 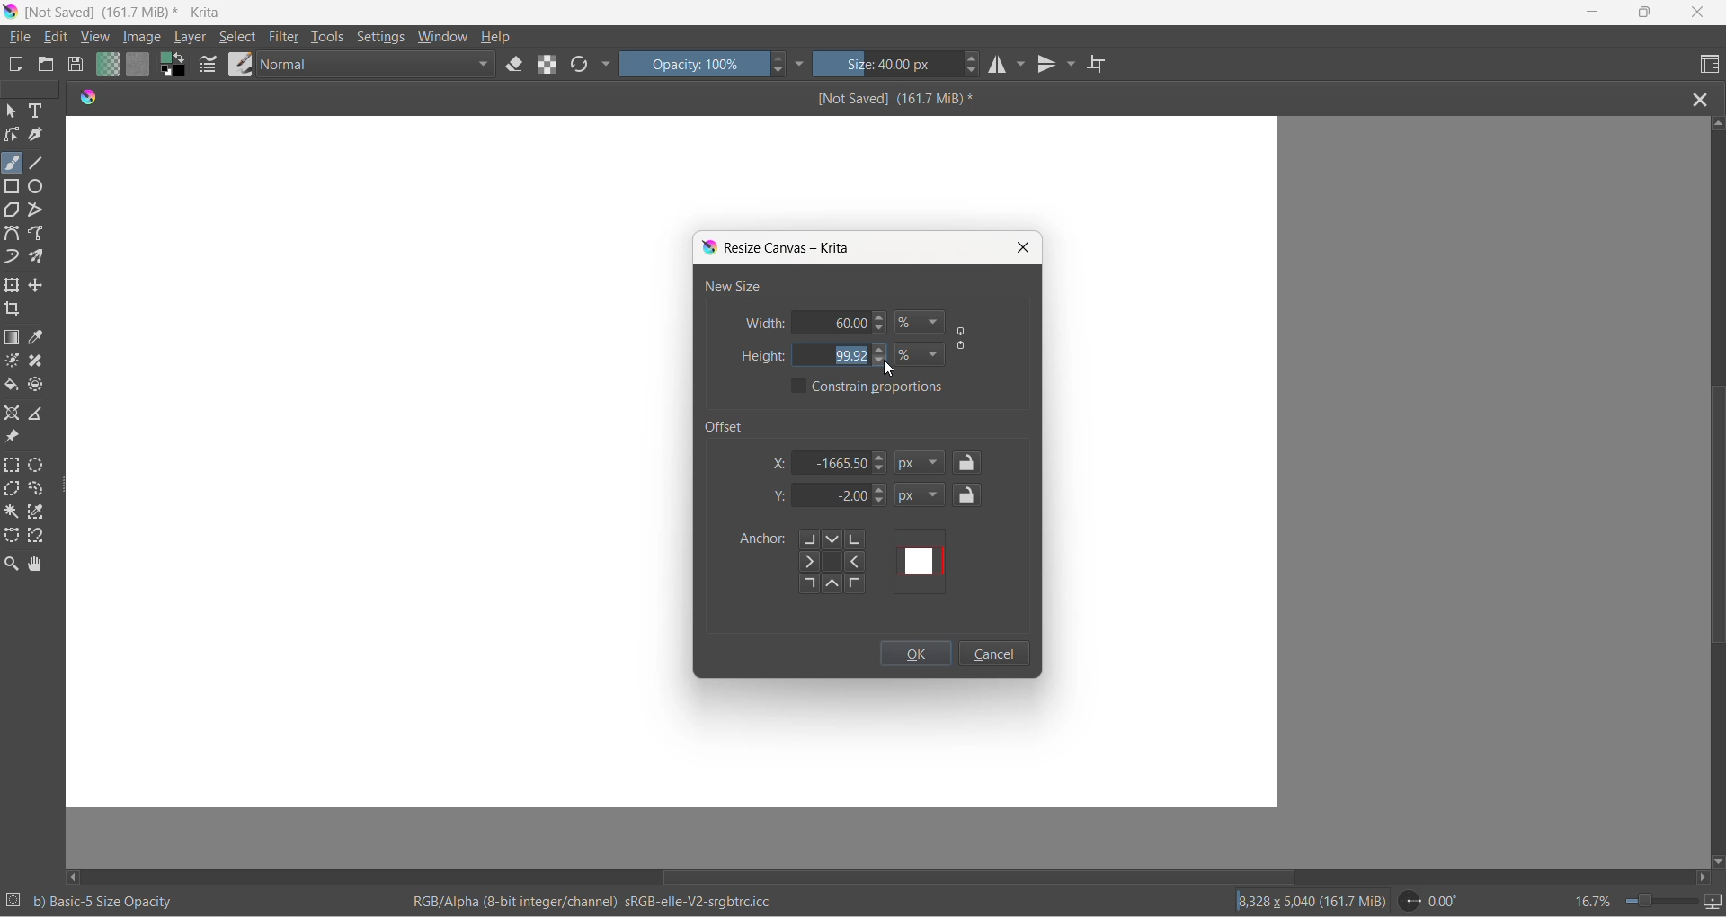 What do you see at coordinates (672, 172) in the screenshot?
I see `canvas size` at bounding box center [672, 172].